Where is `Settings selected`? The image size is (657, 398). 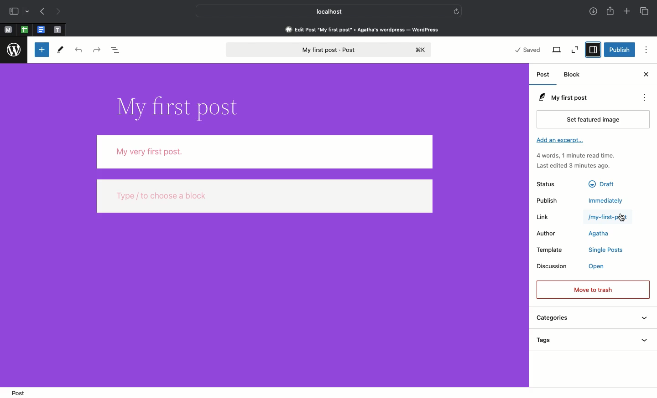 Settings selected is located at coordinates (592, 50).